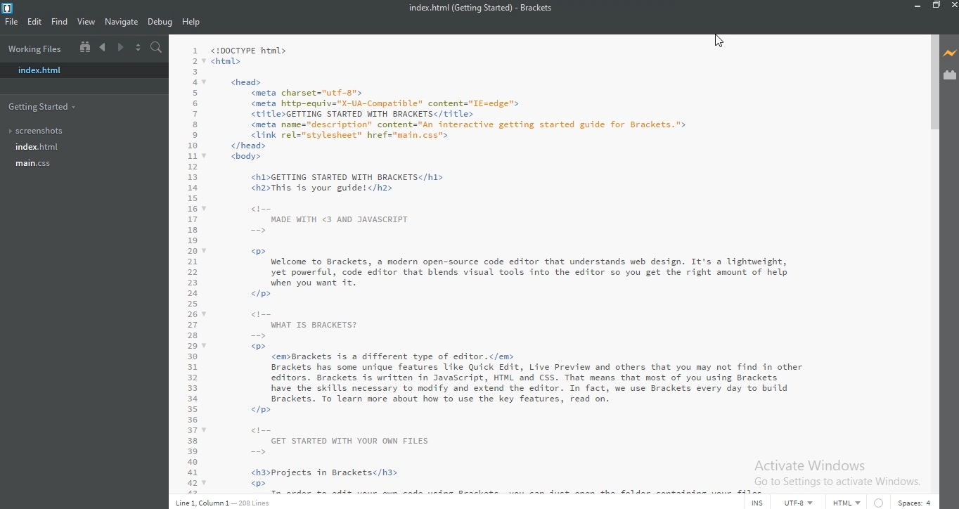 This screenshot has width=959, height=509. I want to click on cursor, so click(712, 38).